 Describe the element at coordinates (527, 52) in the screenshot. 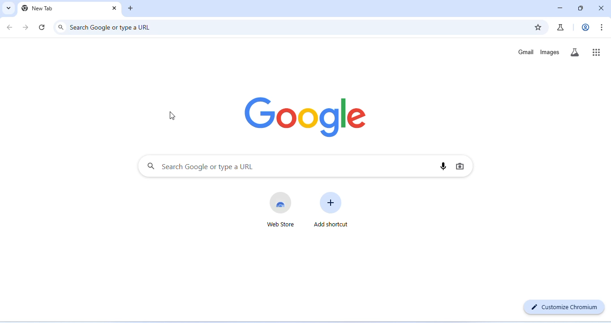

I see `gmail` at that location.